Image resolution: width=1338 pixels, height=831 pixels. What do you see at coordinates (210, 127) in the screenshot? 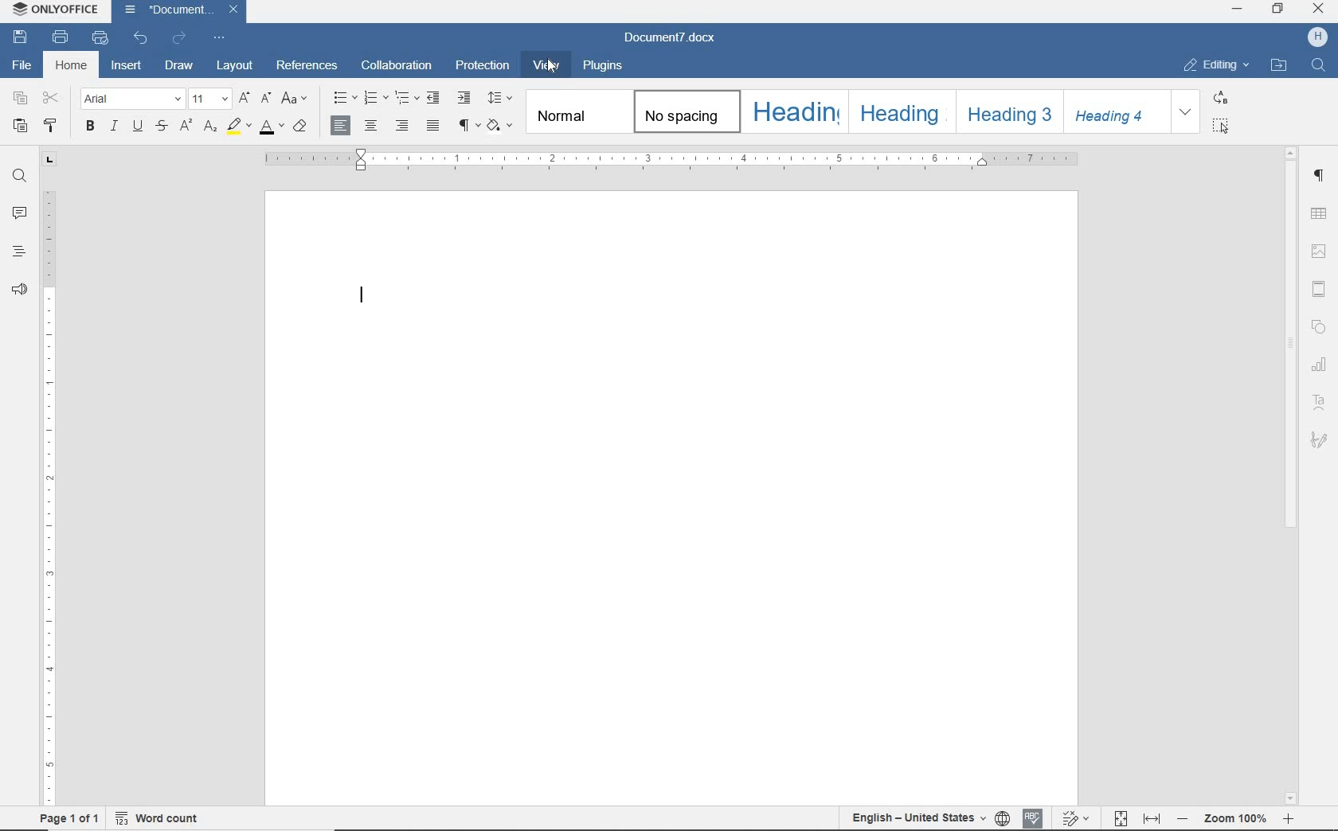
I see `SUBSCRIPT` at bounding box center [210, 127].